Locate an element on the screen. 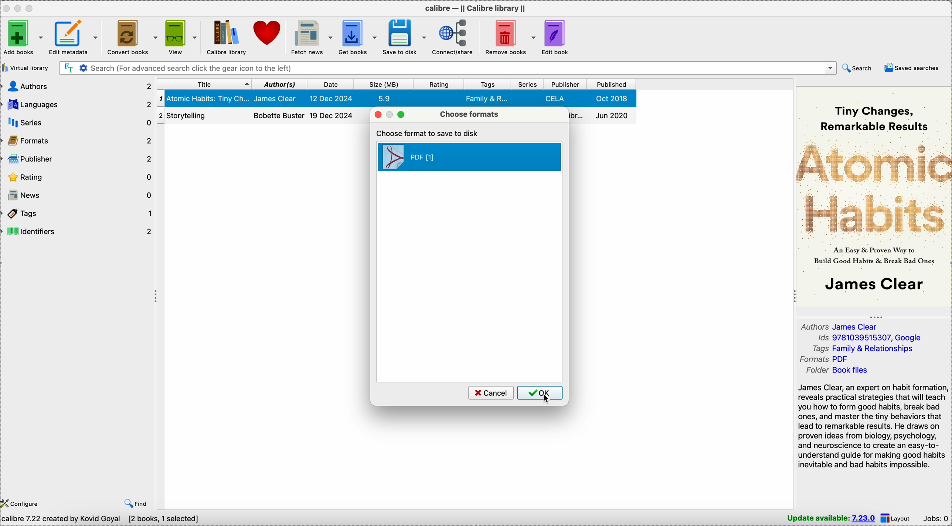  maximize Calibre is located at coordinates (31, 7).